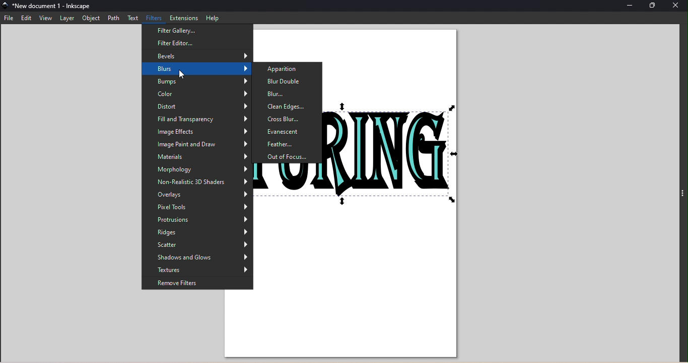 The image size is (688, 363). Describe the element at coordinates (194, 31) in the screenshot. I see `Filter gallery` at that location.